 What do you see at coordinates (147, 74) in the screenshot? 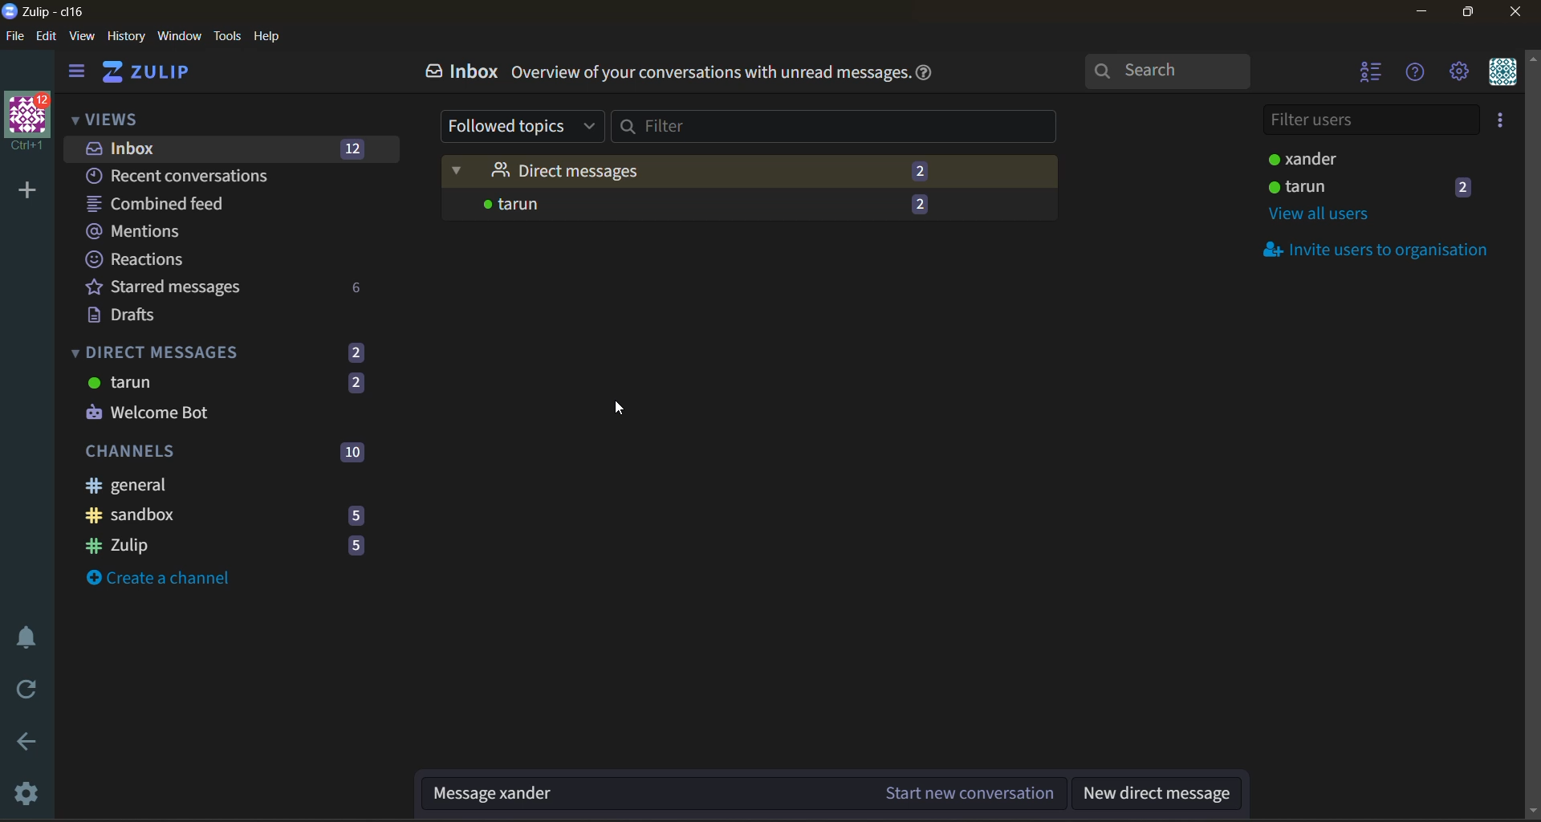
I see `ZULIP (home)` at bounding box center [147, 74].